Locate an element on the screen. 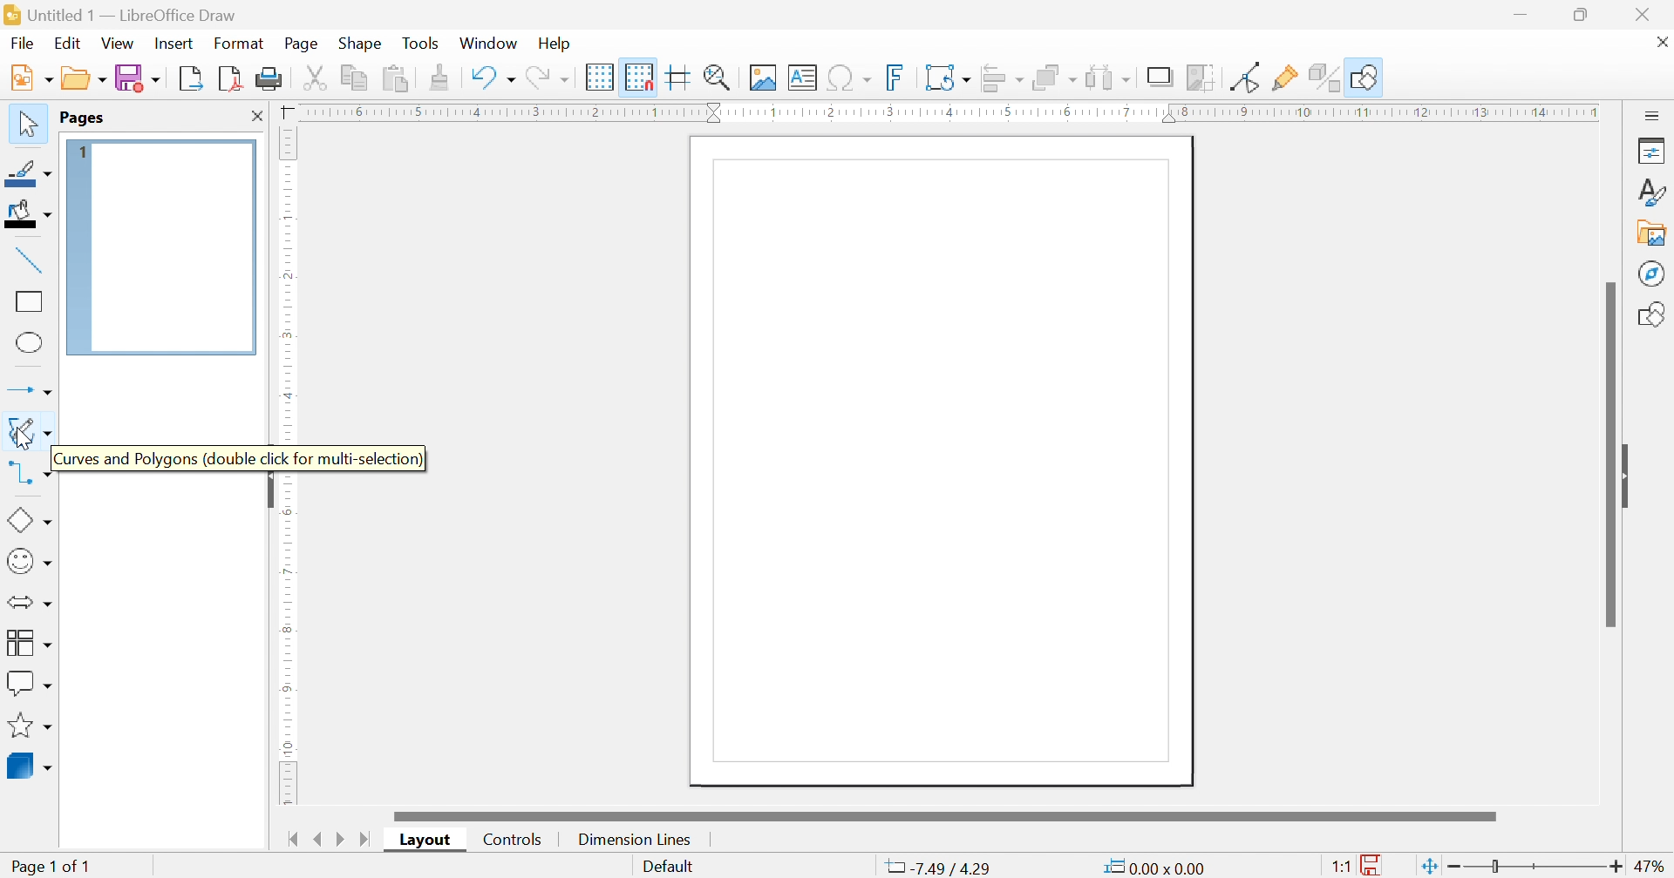  help is located at coordinates (555, 43).